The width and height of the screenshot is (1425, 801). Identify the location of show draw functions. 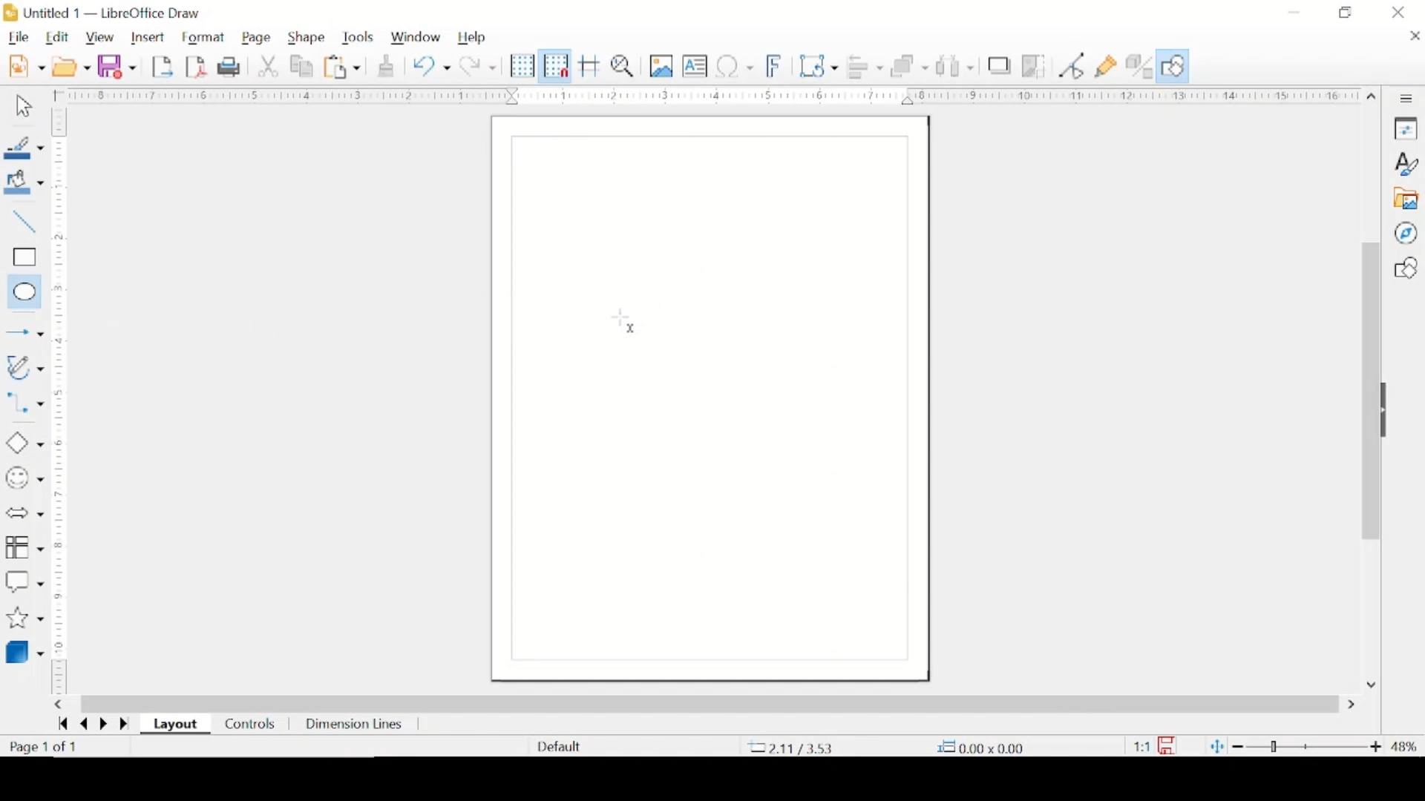
(1175, 66).